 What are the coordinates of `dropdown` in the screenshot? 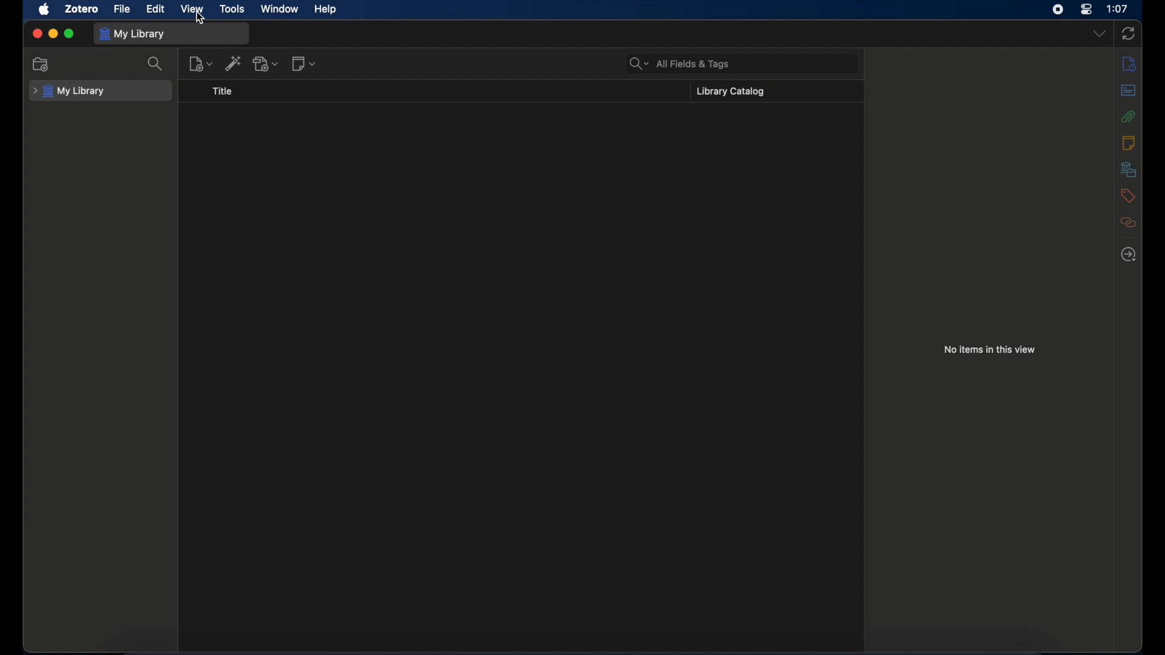 It's located at (1100, 34).